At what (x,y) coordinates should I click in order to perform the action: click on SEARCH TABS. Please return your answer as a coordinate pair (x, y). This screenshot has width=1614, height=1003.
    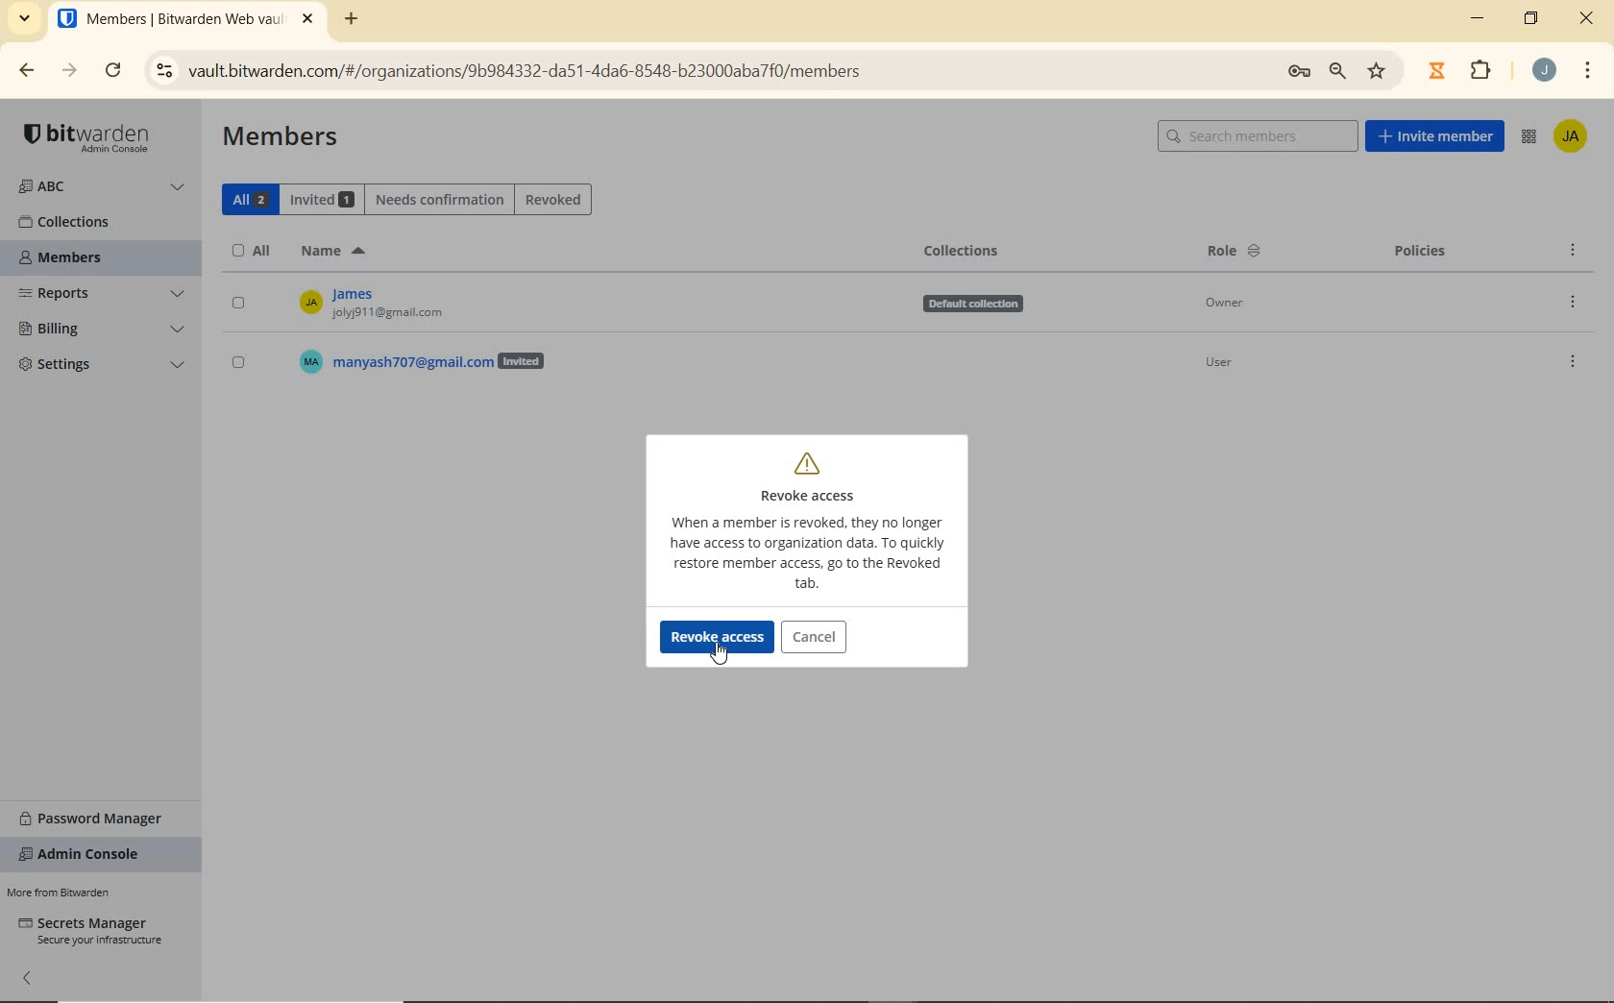
    Looking at the image, I should click on (26, 19).